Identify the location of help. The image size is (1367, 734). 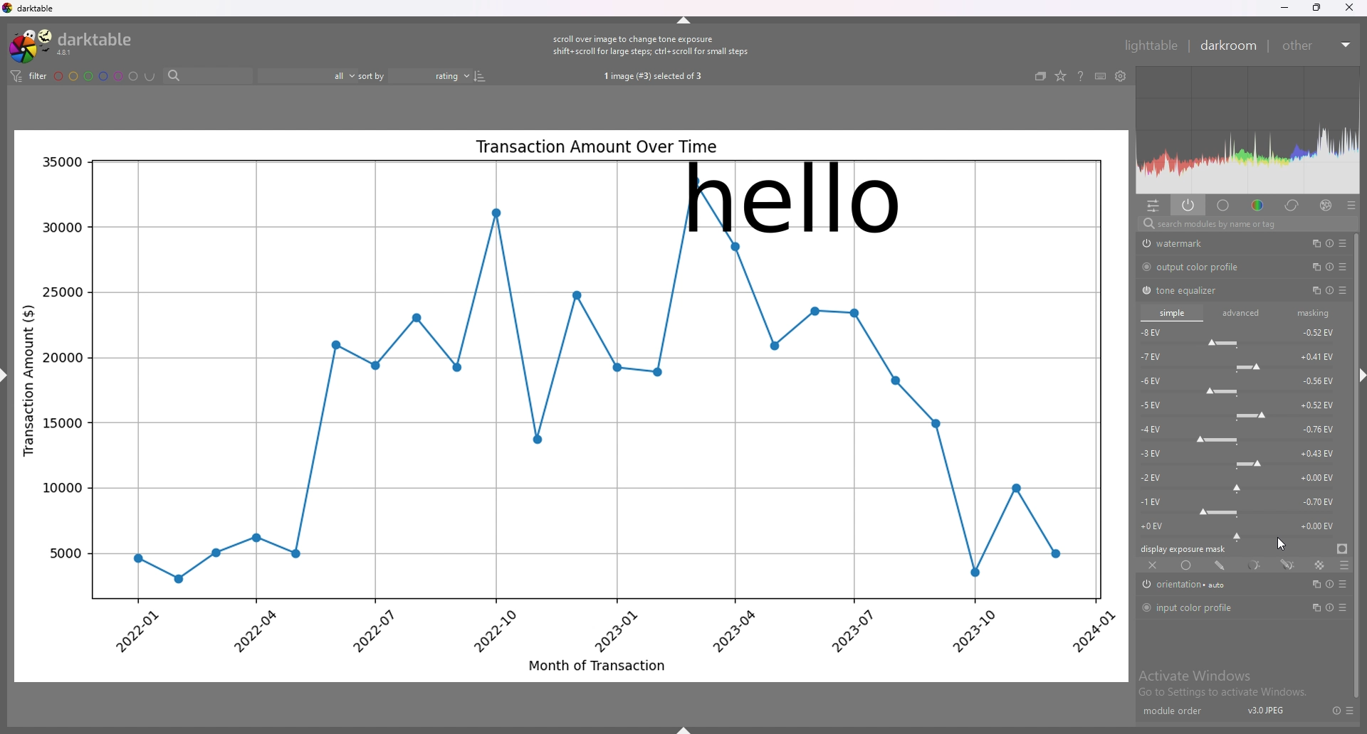
(1079, 77).